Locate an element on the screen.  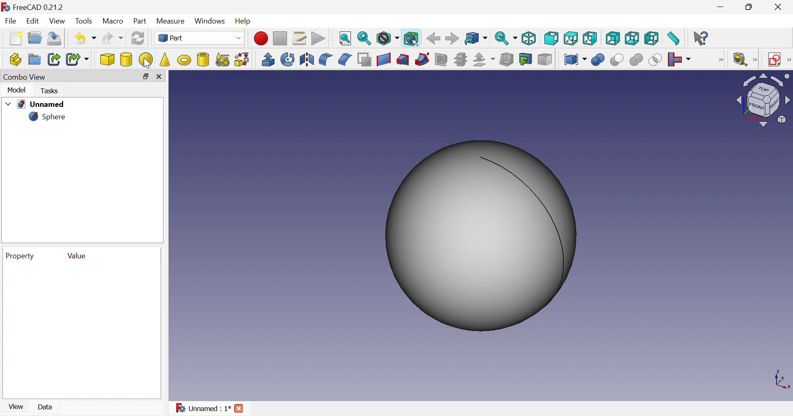
Cut is located at coordinates (617, 60).